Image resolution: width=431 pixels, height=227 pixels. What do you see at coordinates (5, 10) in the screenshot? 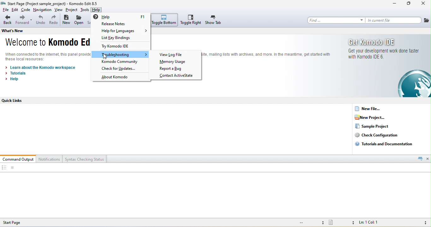
I see `file` at bounding box center [5, 10].